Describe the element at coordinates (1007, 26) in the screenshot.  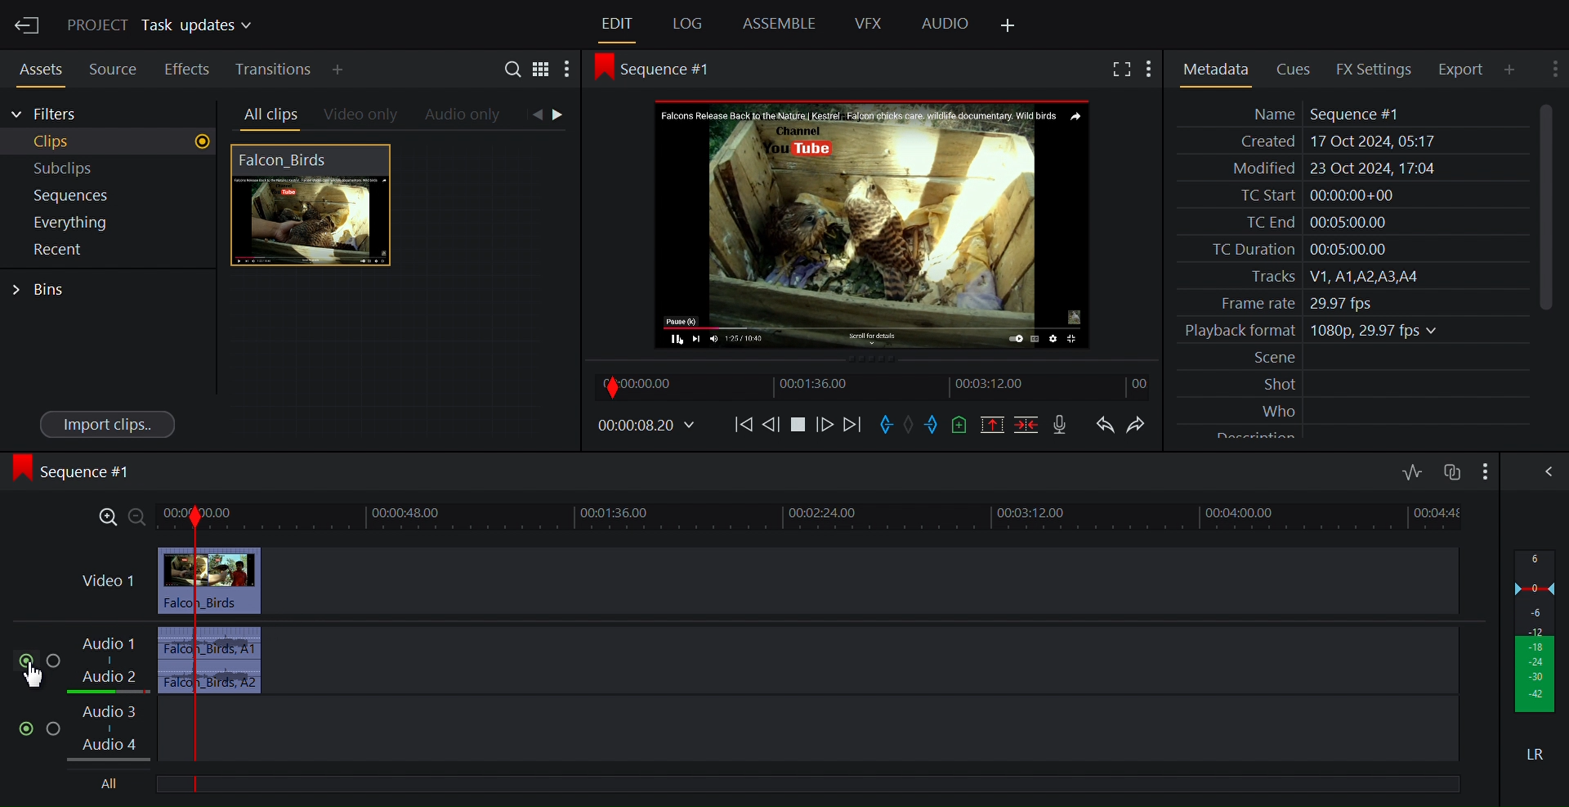
I see `Add Panel` at that location.